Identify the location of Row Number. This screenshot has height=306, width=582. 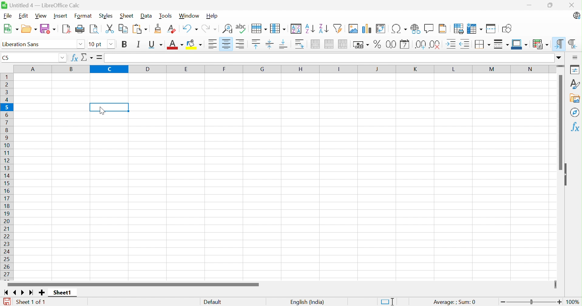
(8, 175).